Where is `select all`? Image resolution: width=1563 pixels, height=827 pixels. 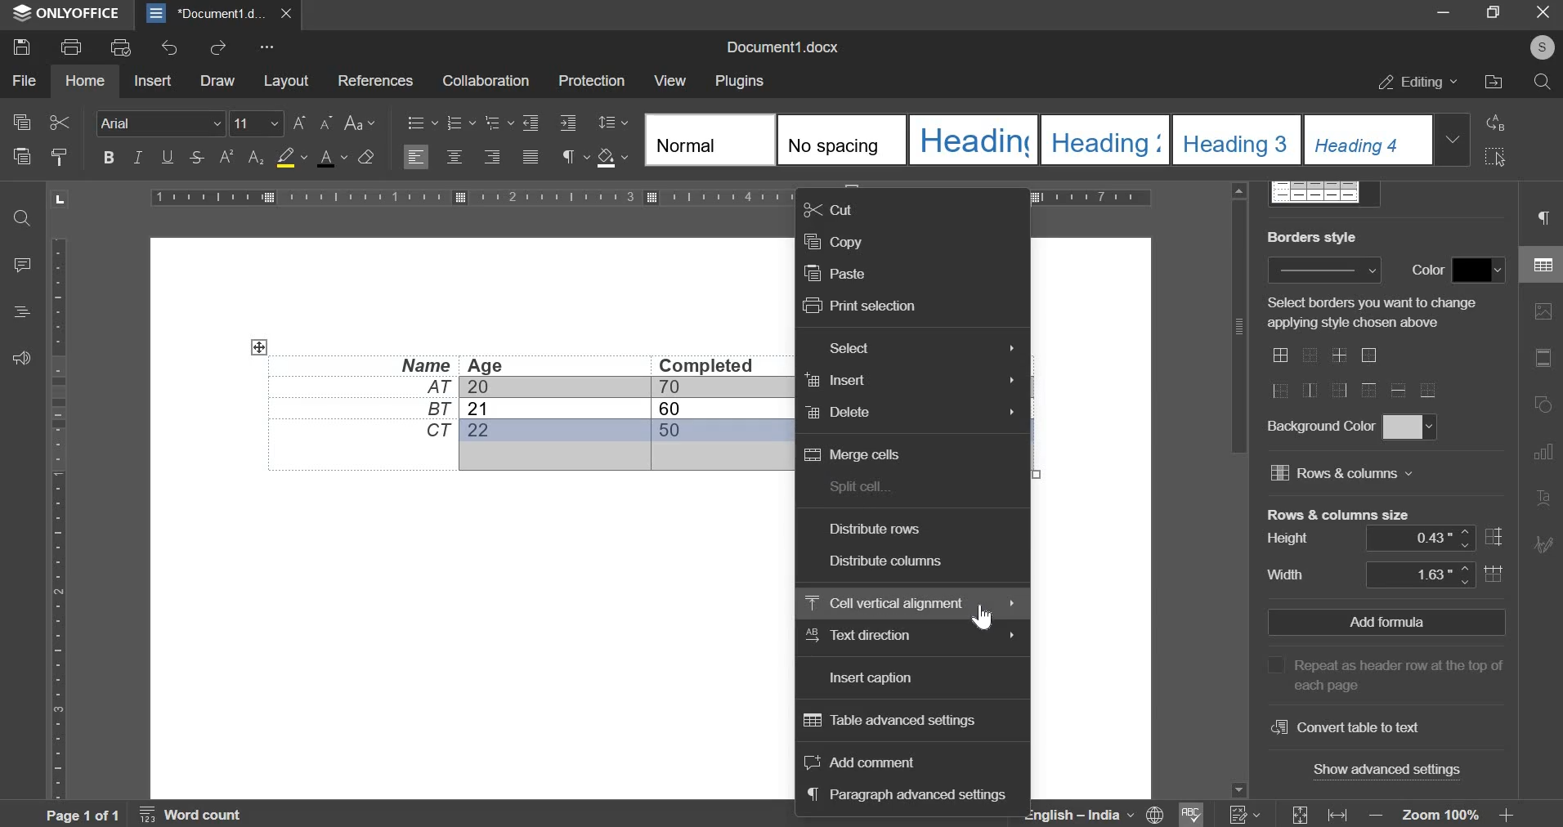 select all is located at coordinates (1497, 159).